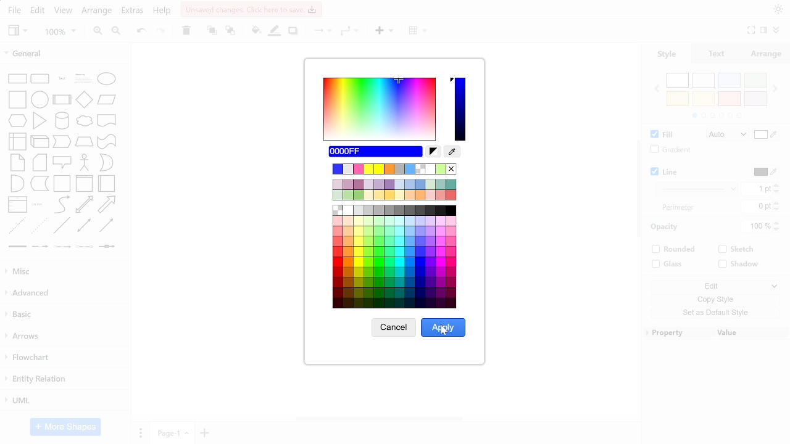  I want to click on edit, so click(713, 285).